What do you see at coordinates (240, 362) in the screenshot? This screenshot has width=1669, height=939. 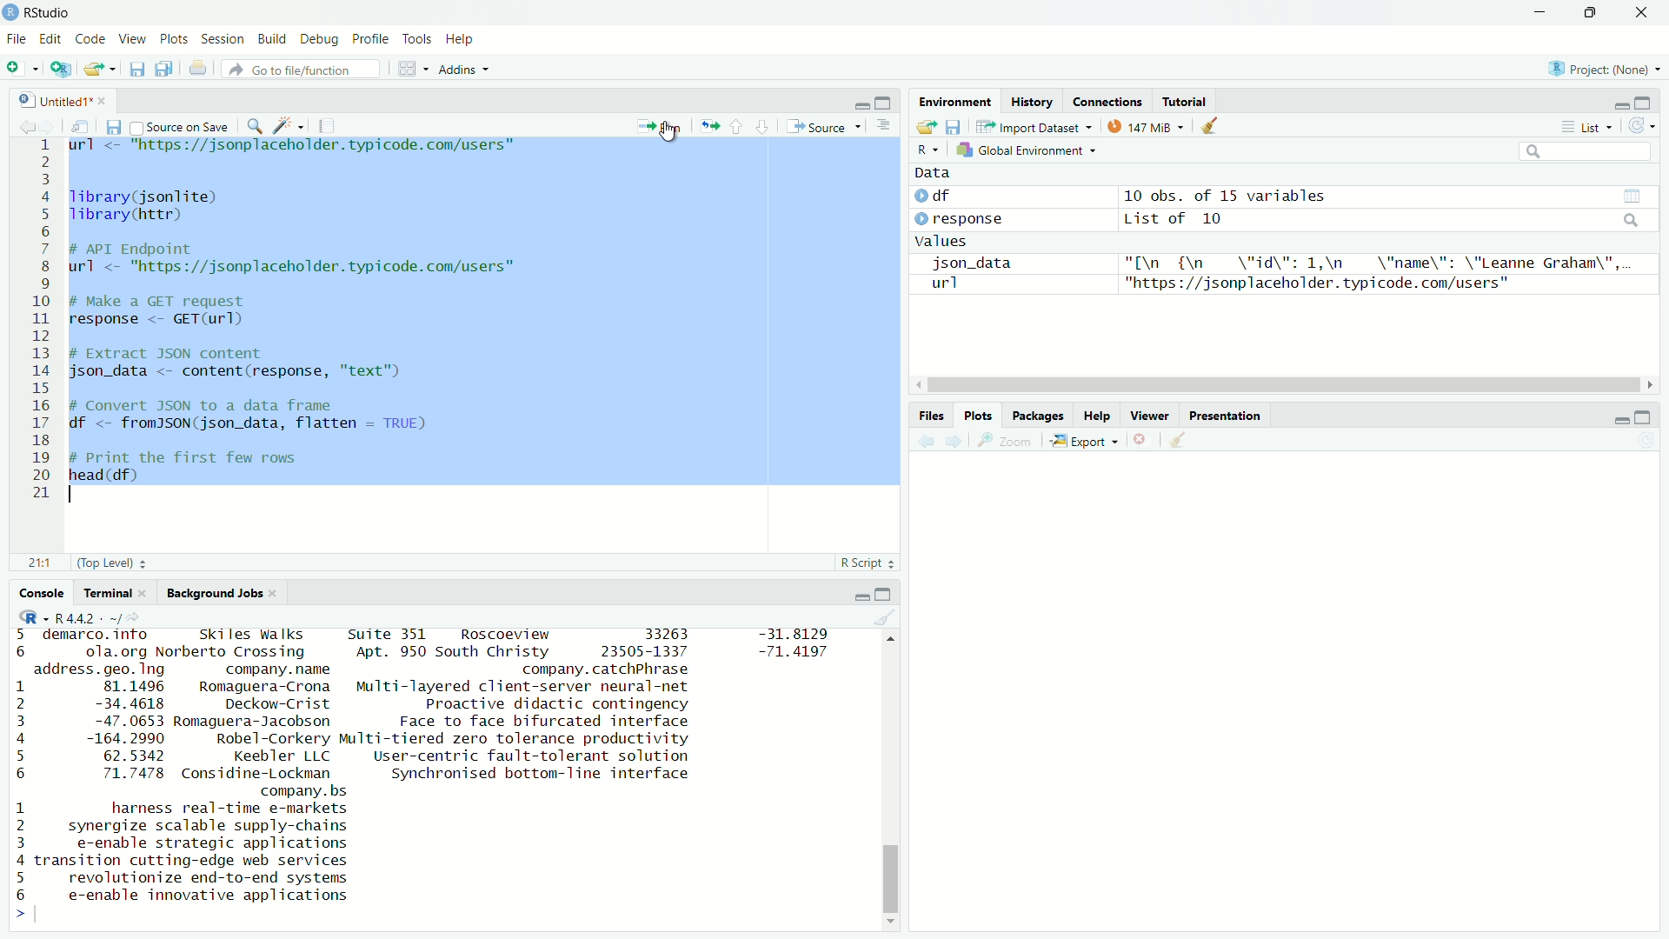 I see `# Extract JSON content
json_data <- content(response, "text")` at bounding box center [240, 362].